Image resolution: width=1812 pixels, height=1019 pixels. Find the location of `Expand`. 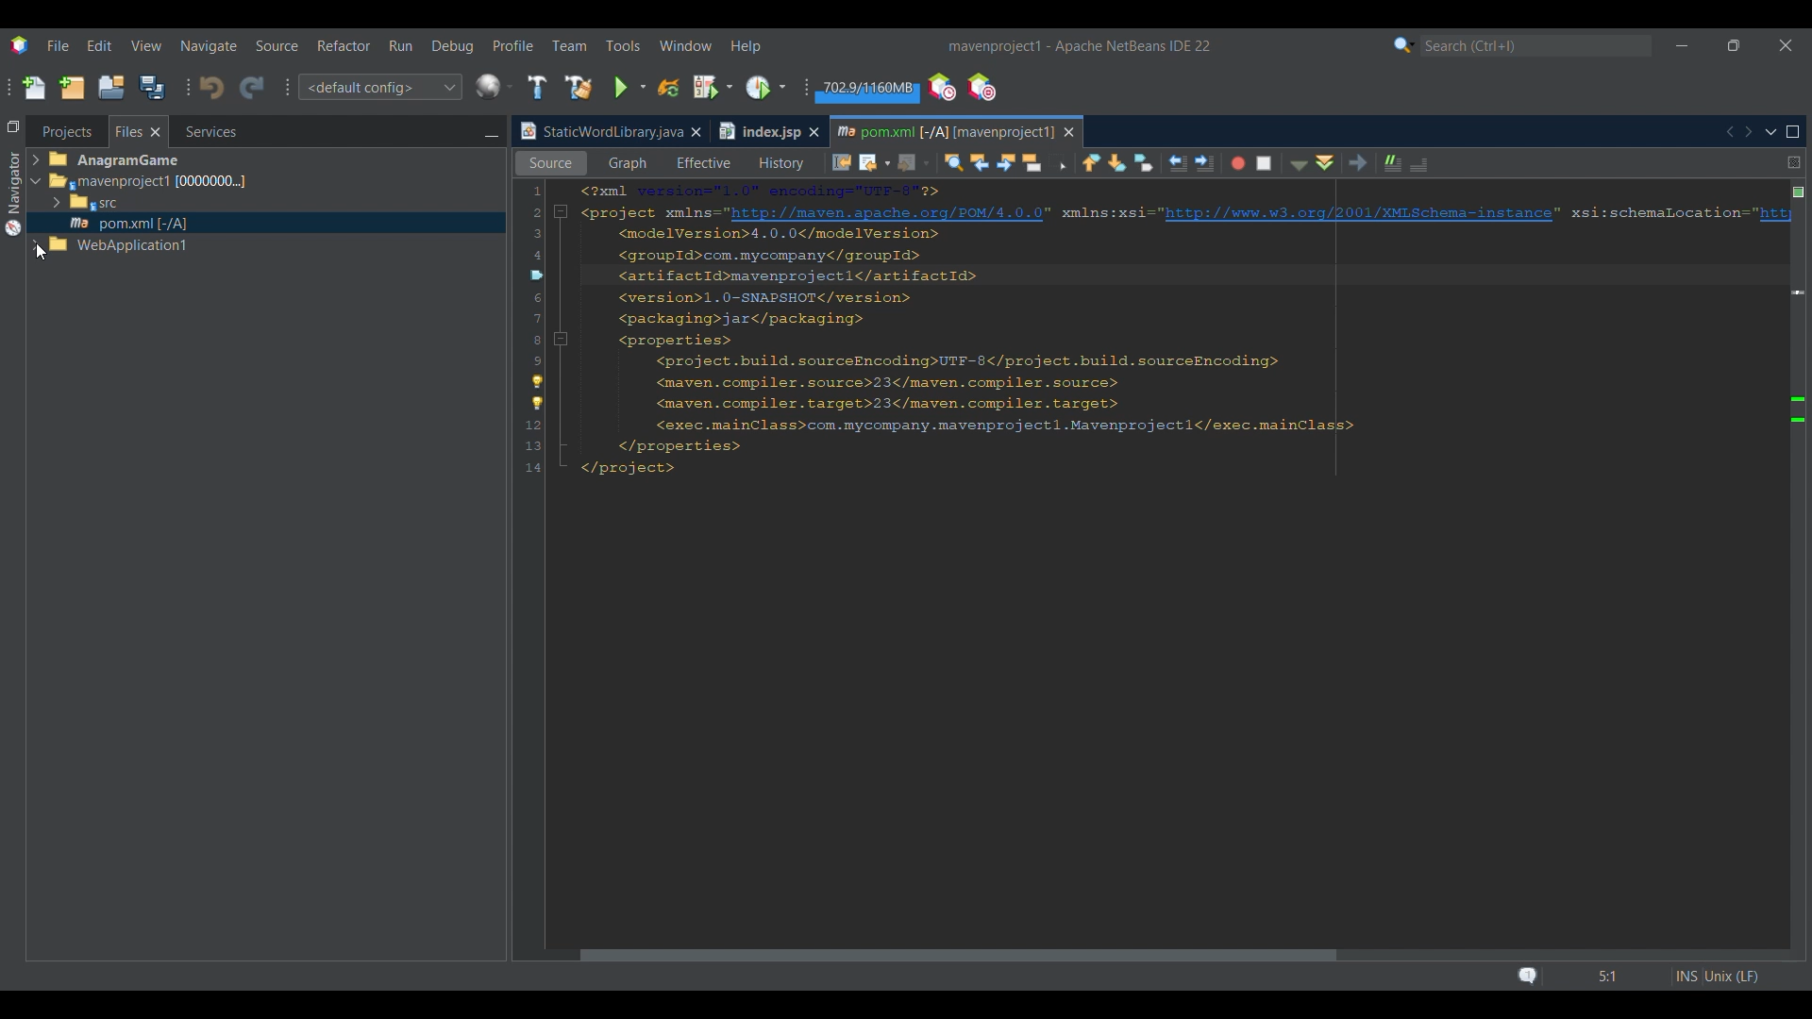

Expand is located at coordinates (39, 206).